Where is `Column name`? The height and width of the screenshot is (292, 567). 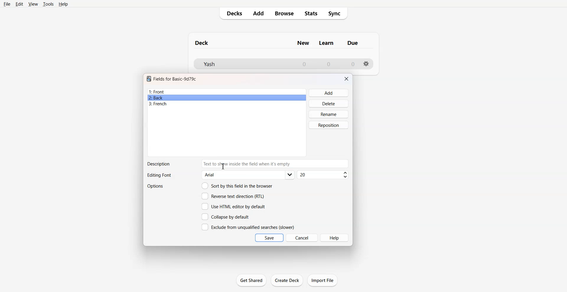 Column name is located at coordinates (353, 43).